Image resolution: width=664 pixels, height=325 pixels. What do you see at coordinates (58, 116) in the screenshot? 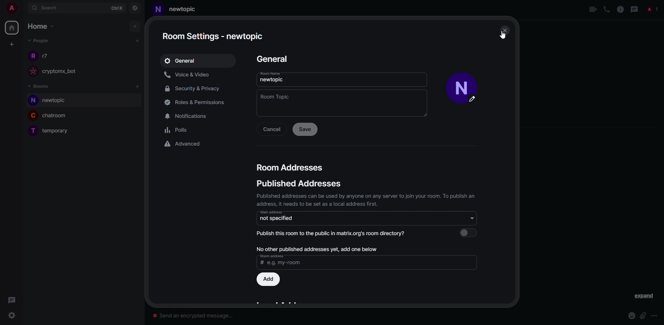
I see `room` at bounding box center [58, 116].